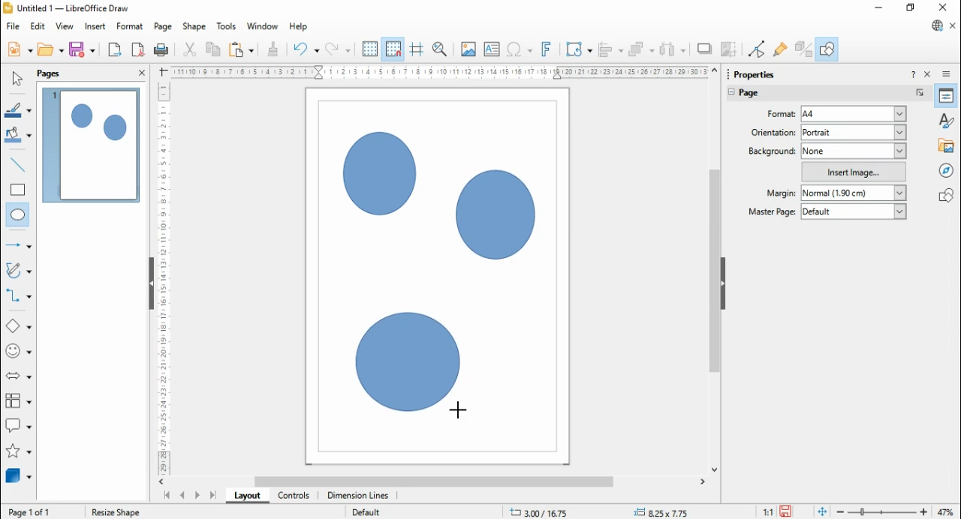  I want to click on dimension lines, so click(359, 496).